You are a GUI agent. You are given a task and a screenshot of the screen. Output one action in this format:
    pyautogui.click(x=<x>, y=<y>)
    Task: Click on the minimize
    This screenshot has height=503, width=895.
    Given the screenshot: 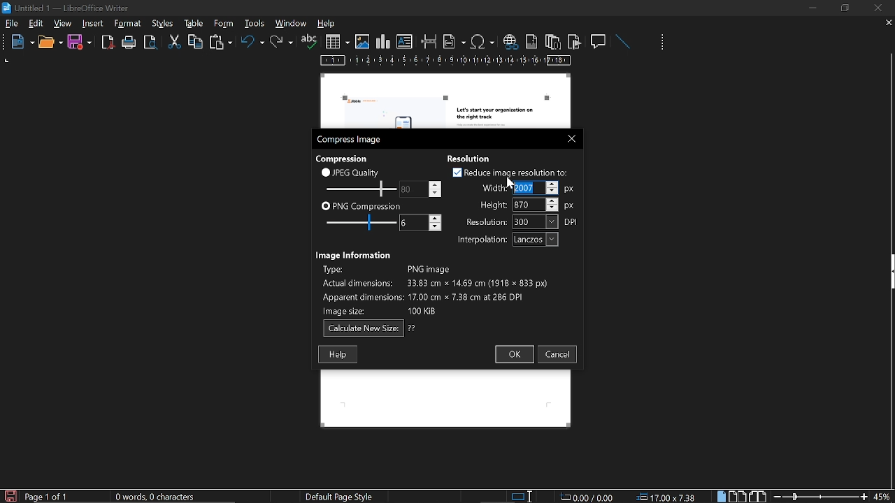 What is the action you would take?
    pyautogui.click(x=812, y=8)
    